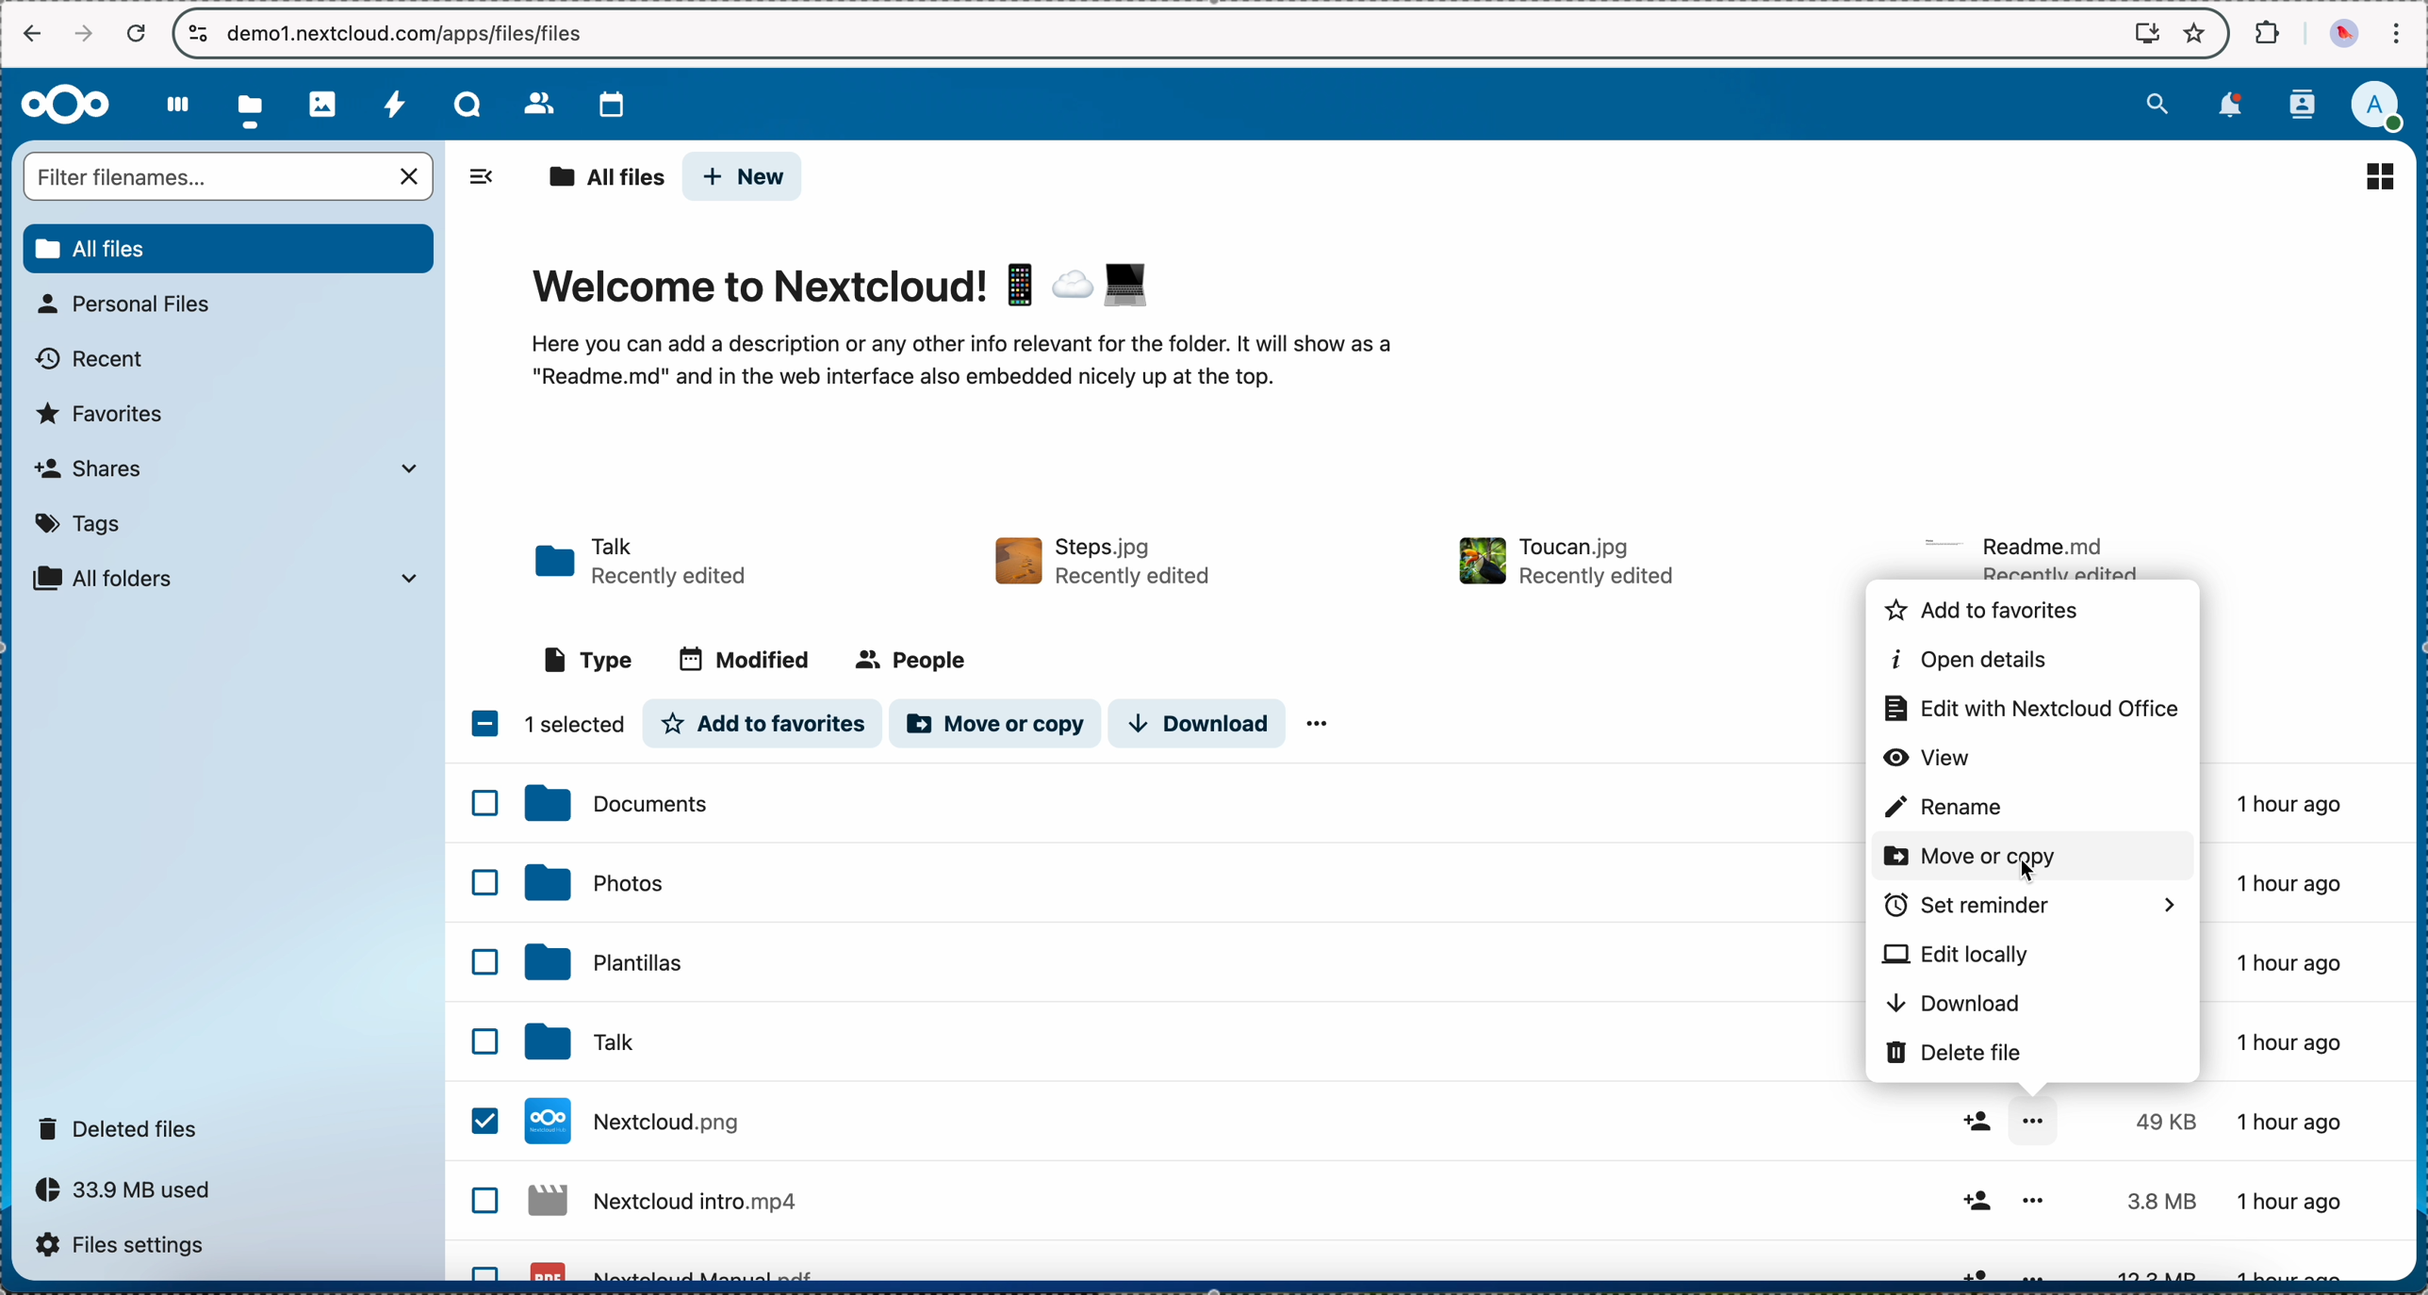 This screenshot has width=2428, height=1295. I want to click on search bar, so click(231, 176).